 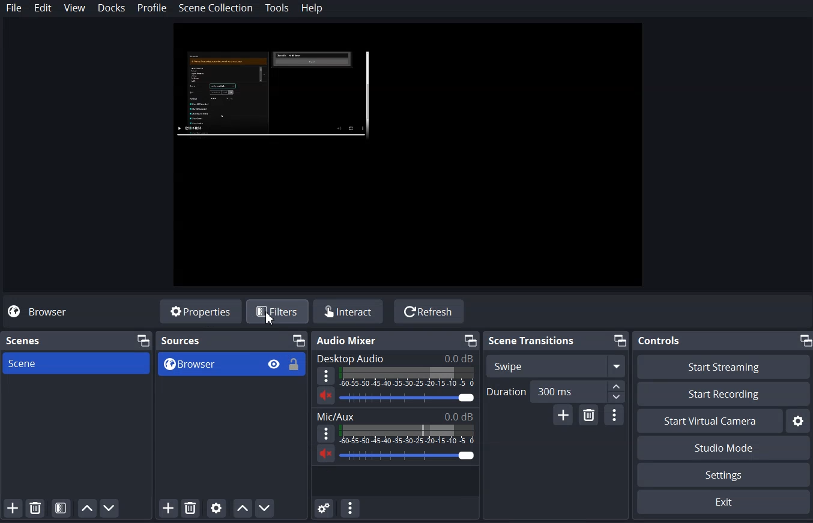 What do you see at coordinates (805, 341) in the screenshot?
I see `Maximize` at bounding box center [805, 341].